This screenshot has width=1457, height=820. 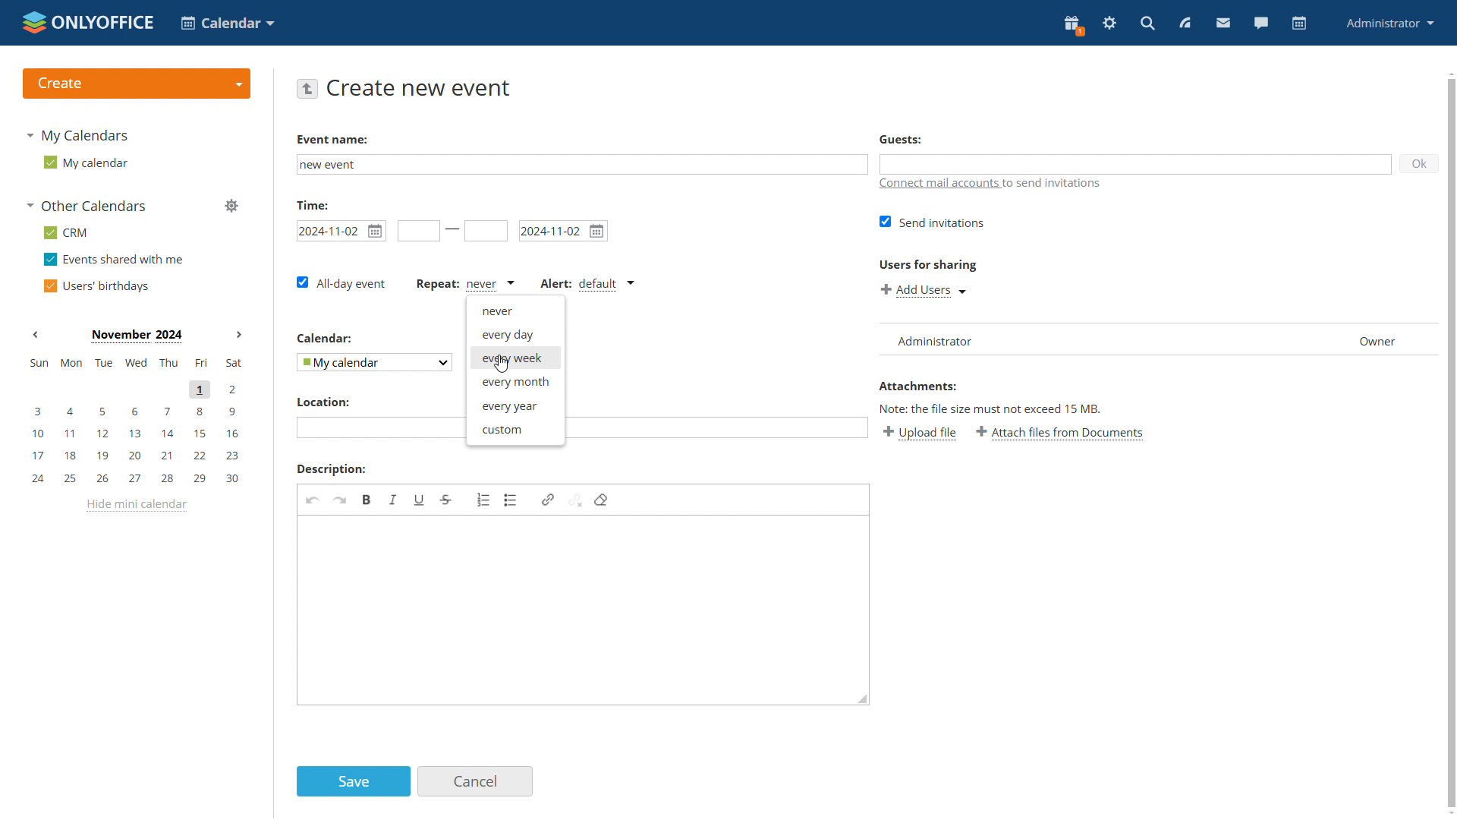 What do you see at coordinates (140, 506) in the screenshot?
I see `hide mini calendar` at bounding box center [140, 506].